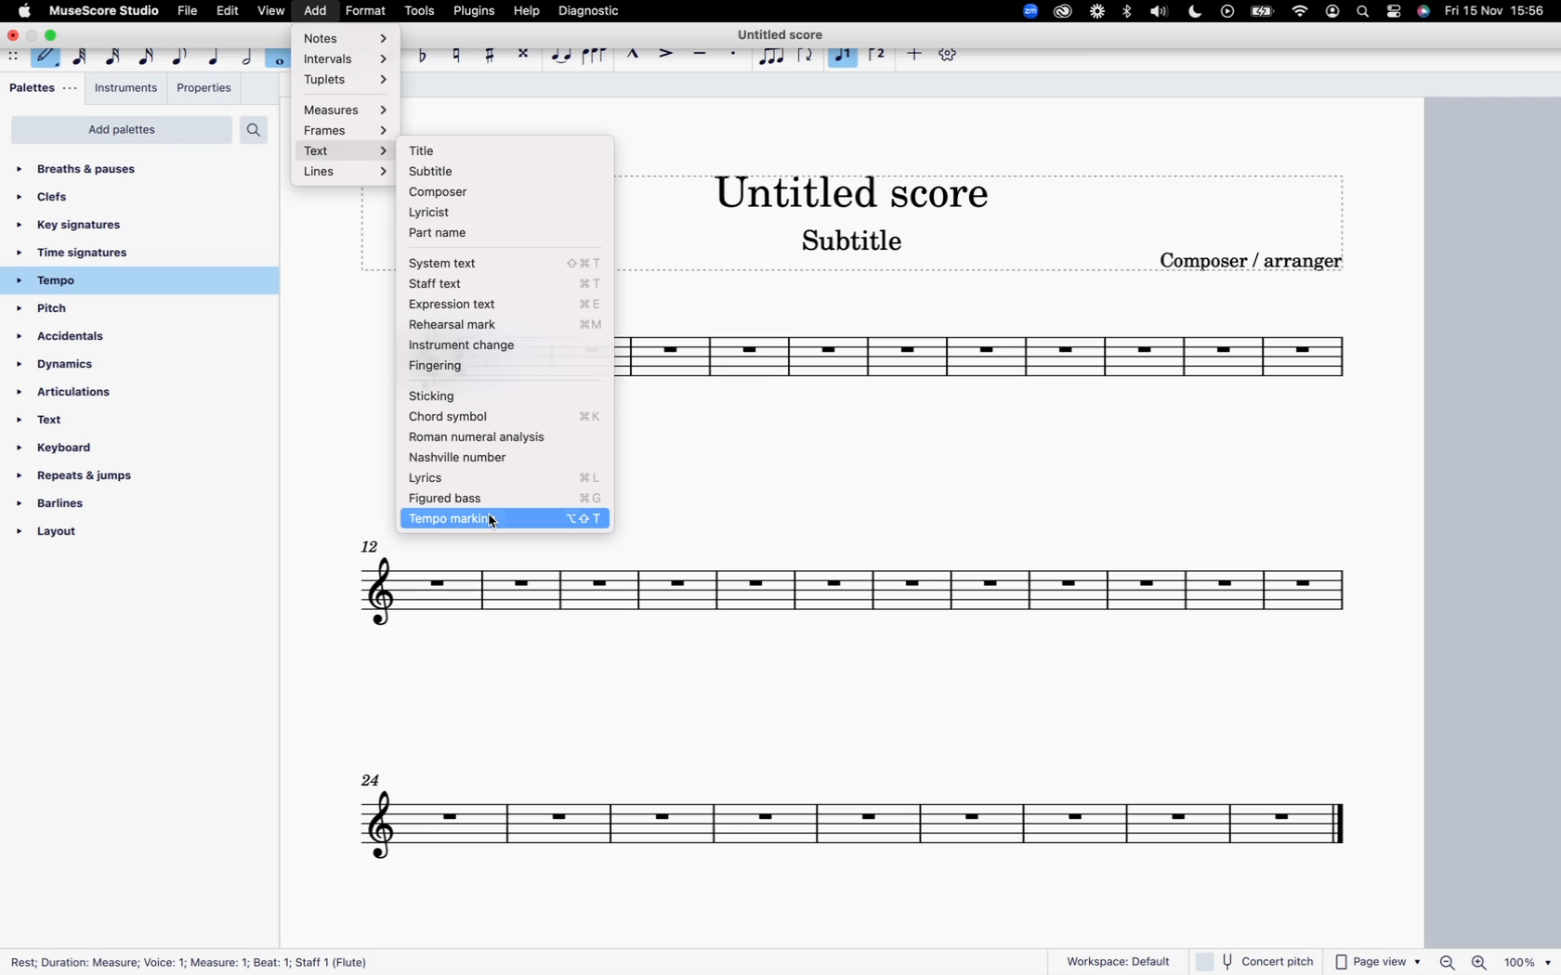 The width and height of the screenshot is (1561, 975). I want to click on cursor, so click(494, 523).